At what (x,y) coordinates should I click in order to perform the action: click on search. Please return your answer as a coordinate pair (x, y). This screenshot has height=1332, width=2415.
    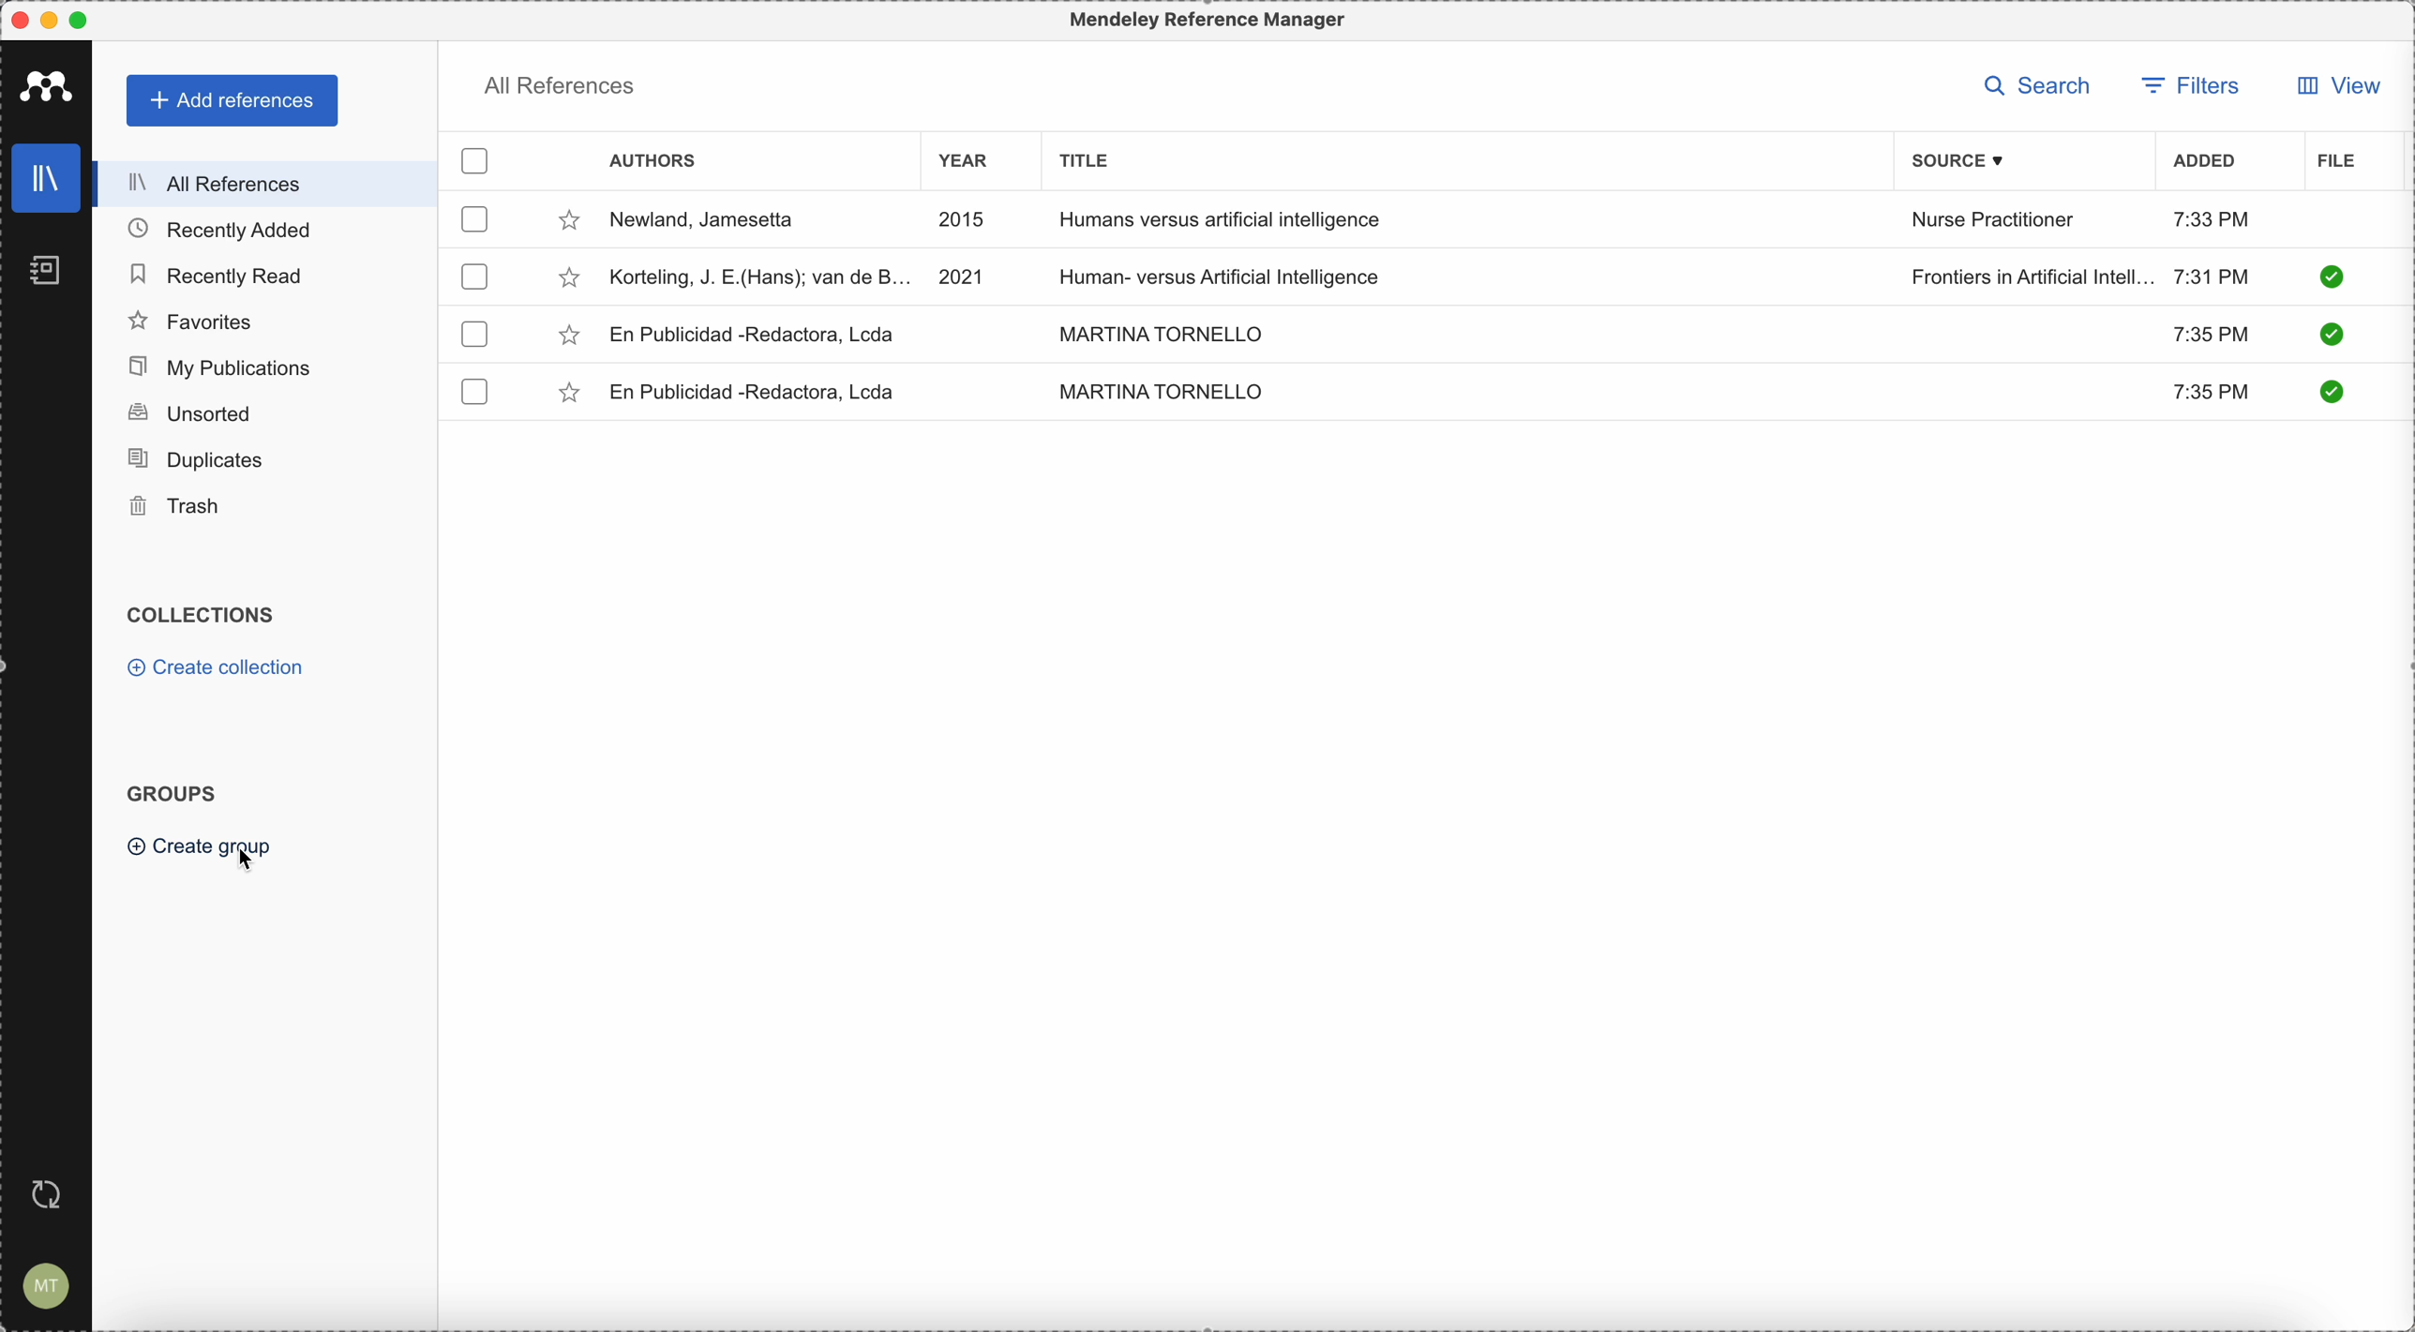
    Looking at the image, I should click on (2044, 87).